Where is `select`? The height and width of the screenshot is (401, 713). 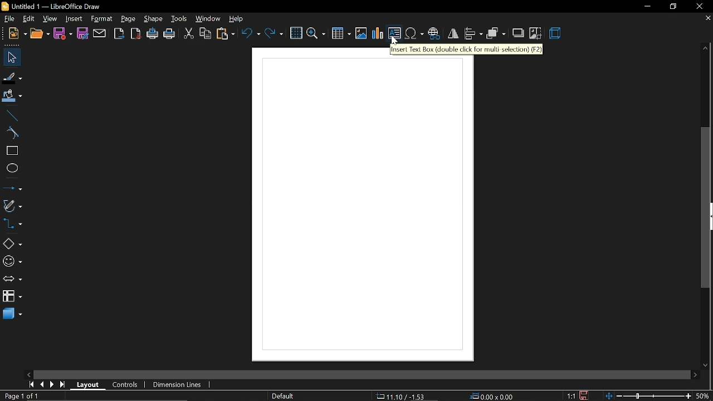
select is located at coordinates (10, 57).